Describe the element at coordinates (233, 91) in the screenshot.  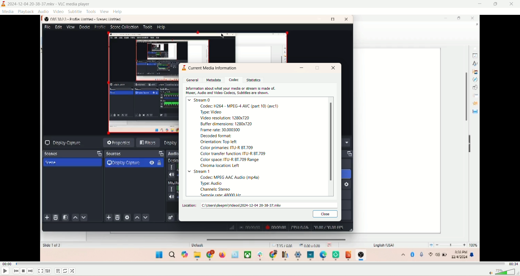
I see `Information about what your media or stream is made of.
Muxer, Audio and Video Codecs, Subtitles are shown.` at that location.